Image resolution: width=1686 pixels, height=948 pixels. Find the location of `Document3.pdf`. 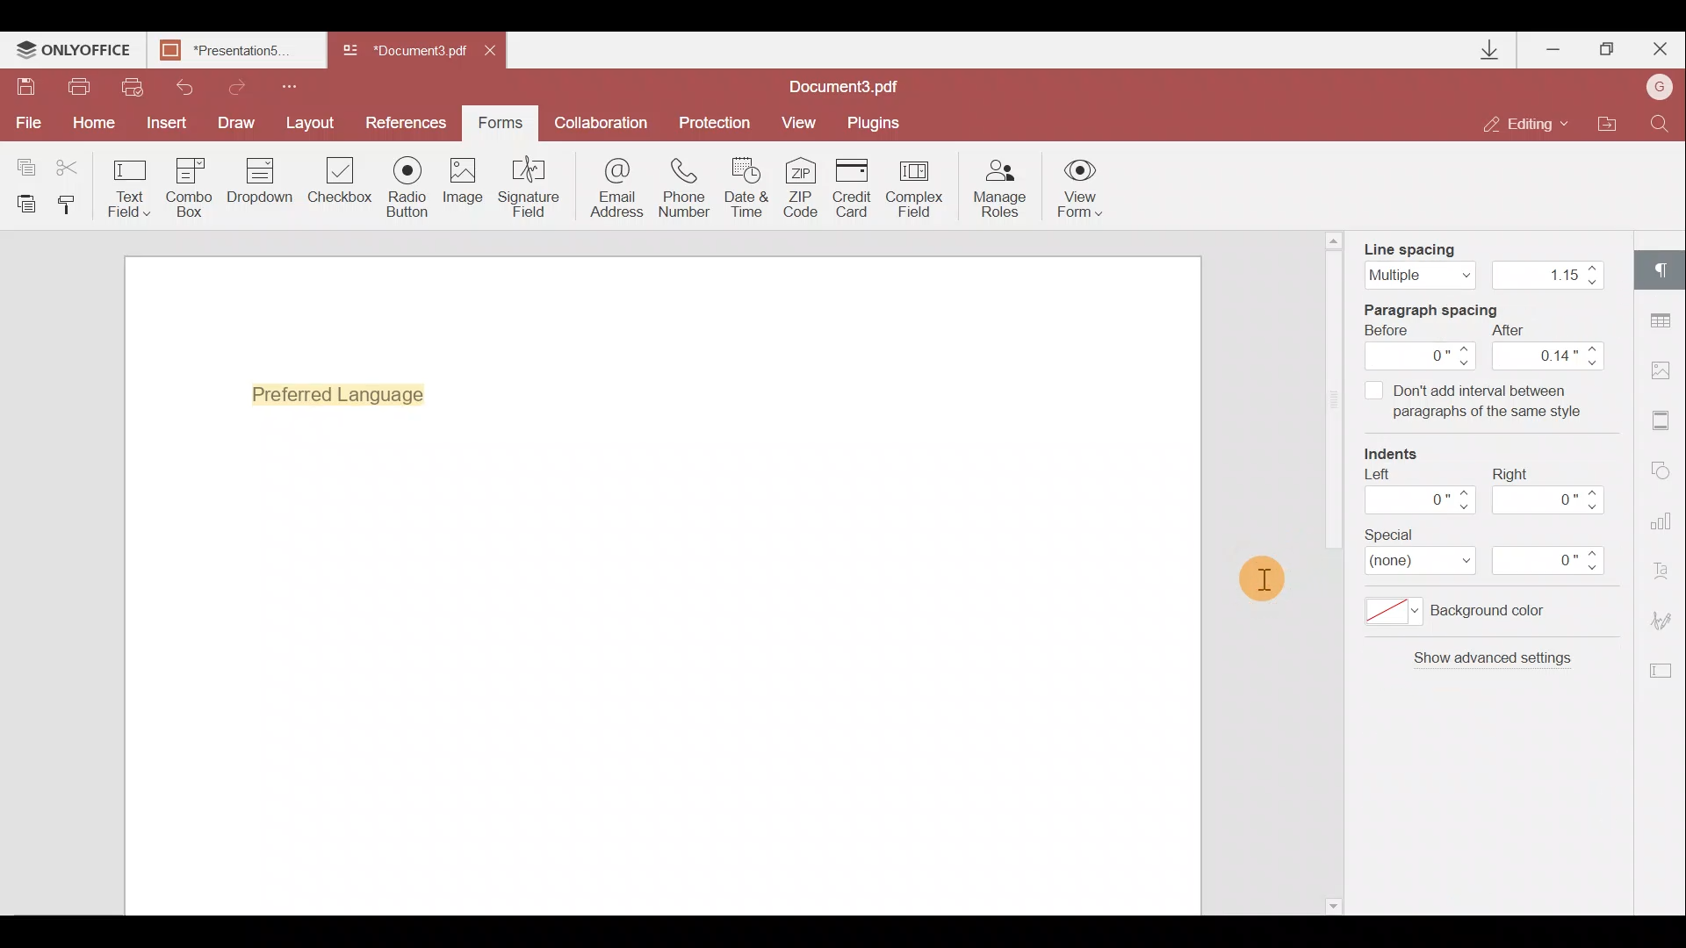

Document3.pdf is located at coordinates (404, 52).